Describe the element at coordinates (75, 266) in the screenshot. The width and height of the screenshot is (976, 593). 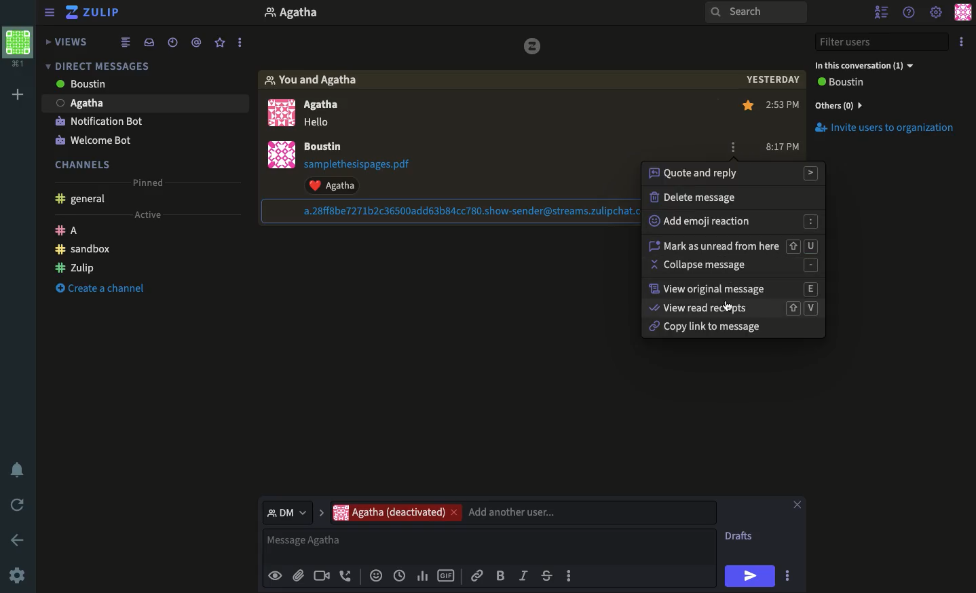
I see `Zulip` at that location.